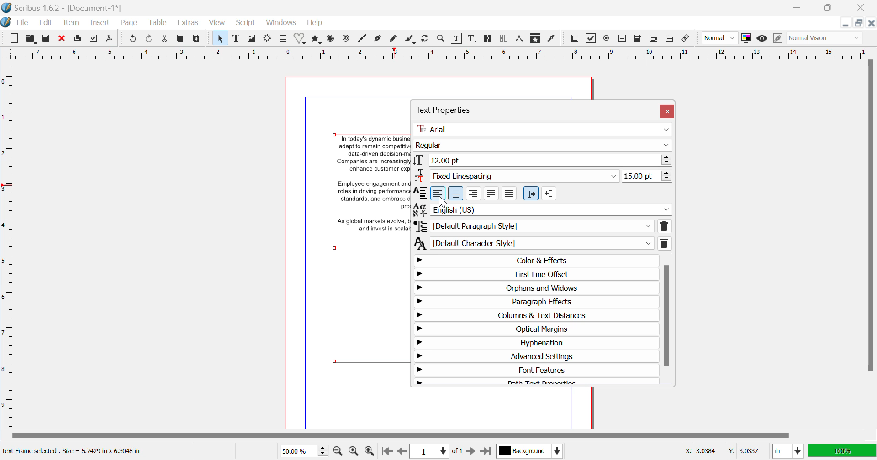 The width and height of the screenshot is (877, 460). Describe the element at coordinates (544, 210) in the screenshot. I see `Language` at that location.